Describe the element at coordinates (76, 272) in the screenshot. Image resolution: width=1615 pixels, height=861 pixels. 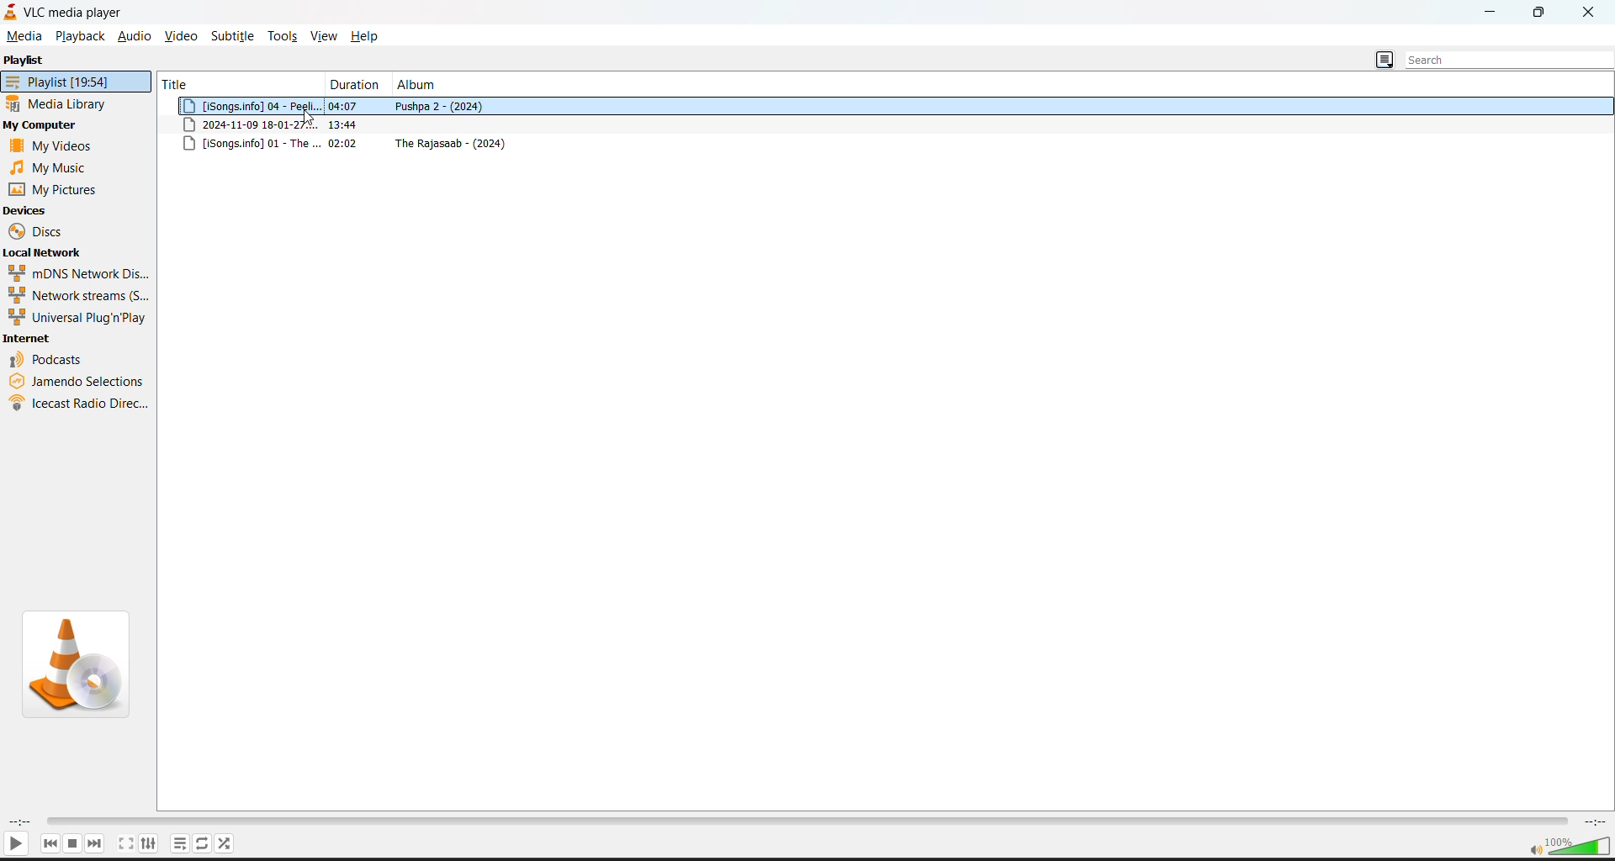
I see `dns network` at that location.